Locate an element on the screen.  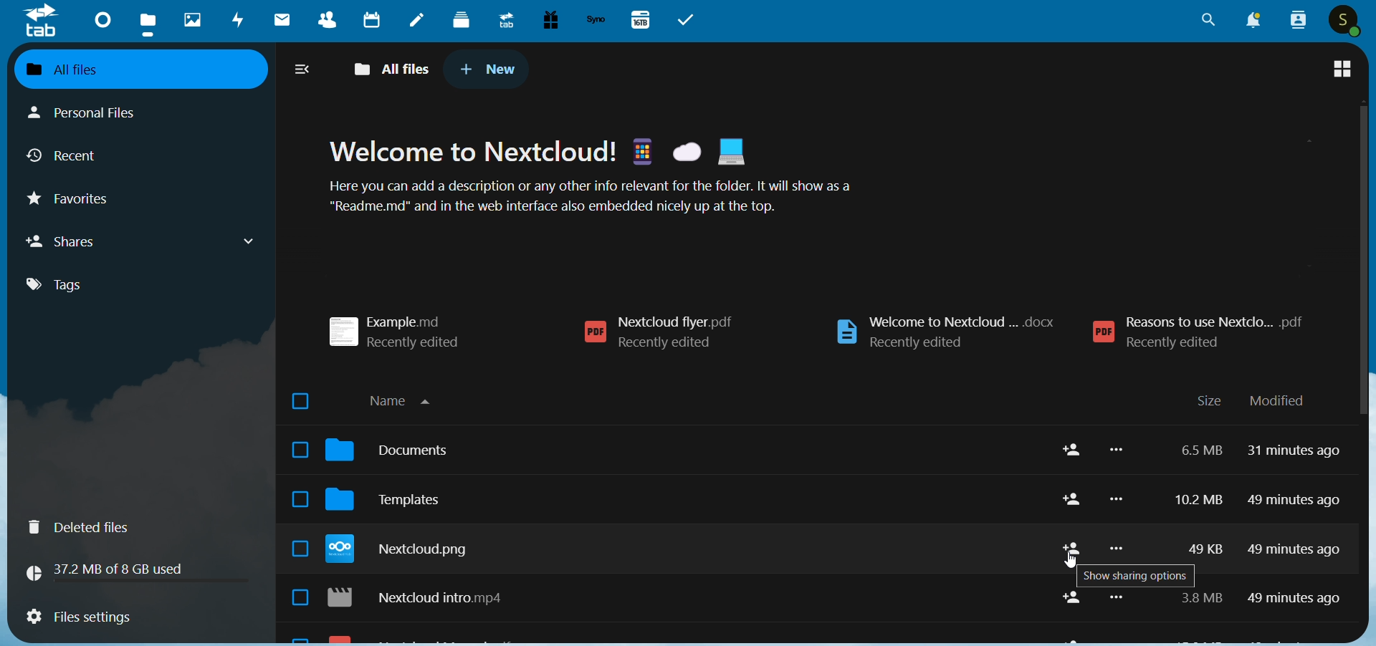
storage is located at coordinates (1188, 526).